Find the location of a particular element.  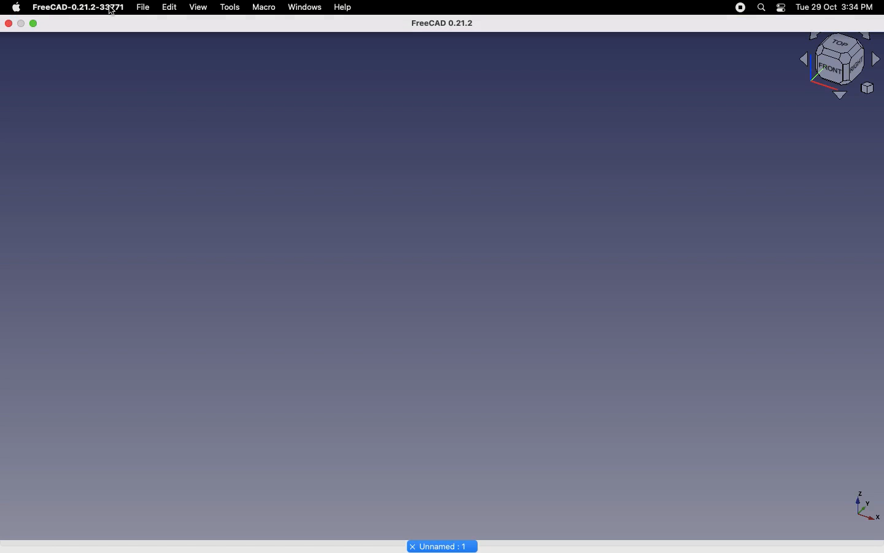

Minimize is located at coordinates (34, 23).